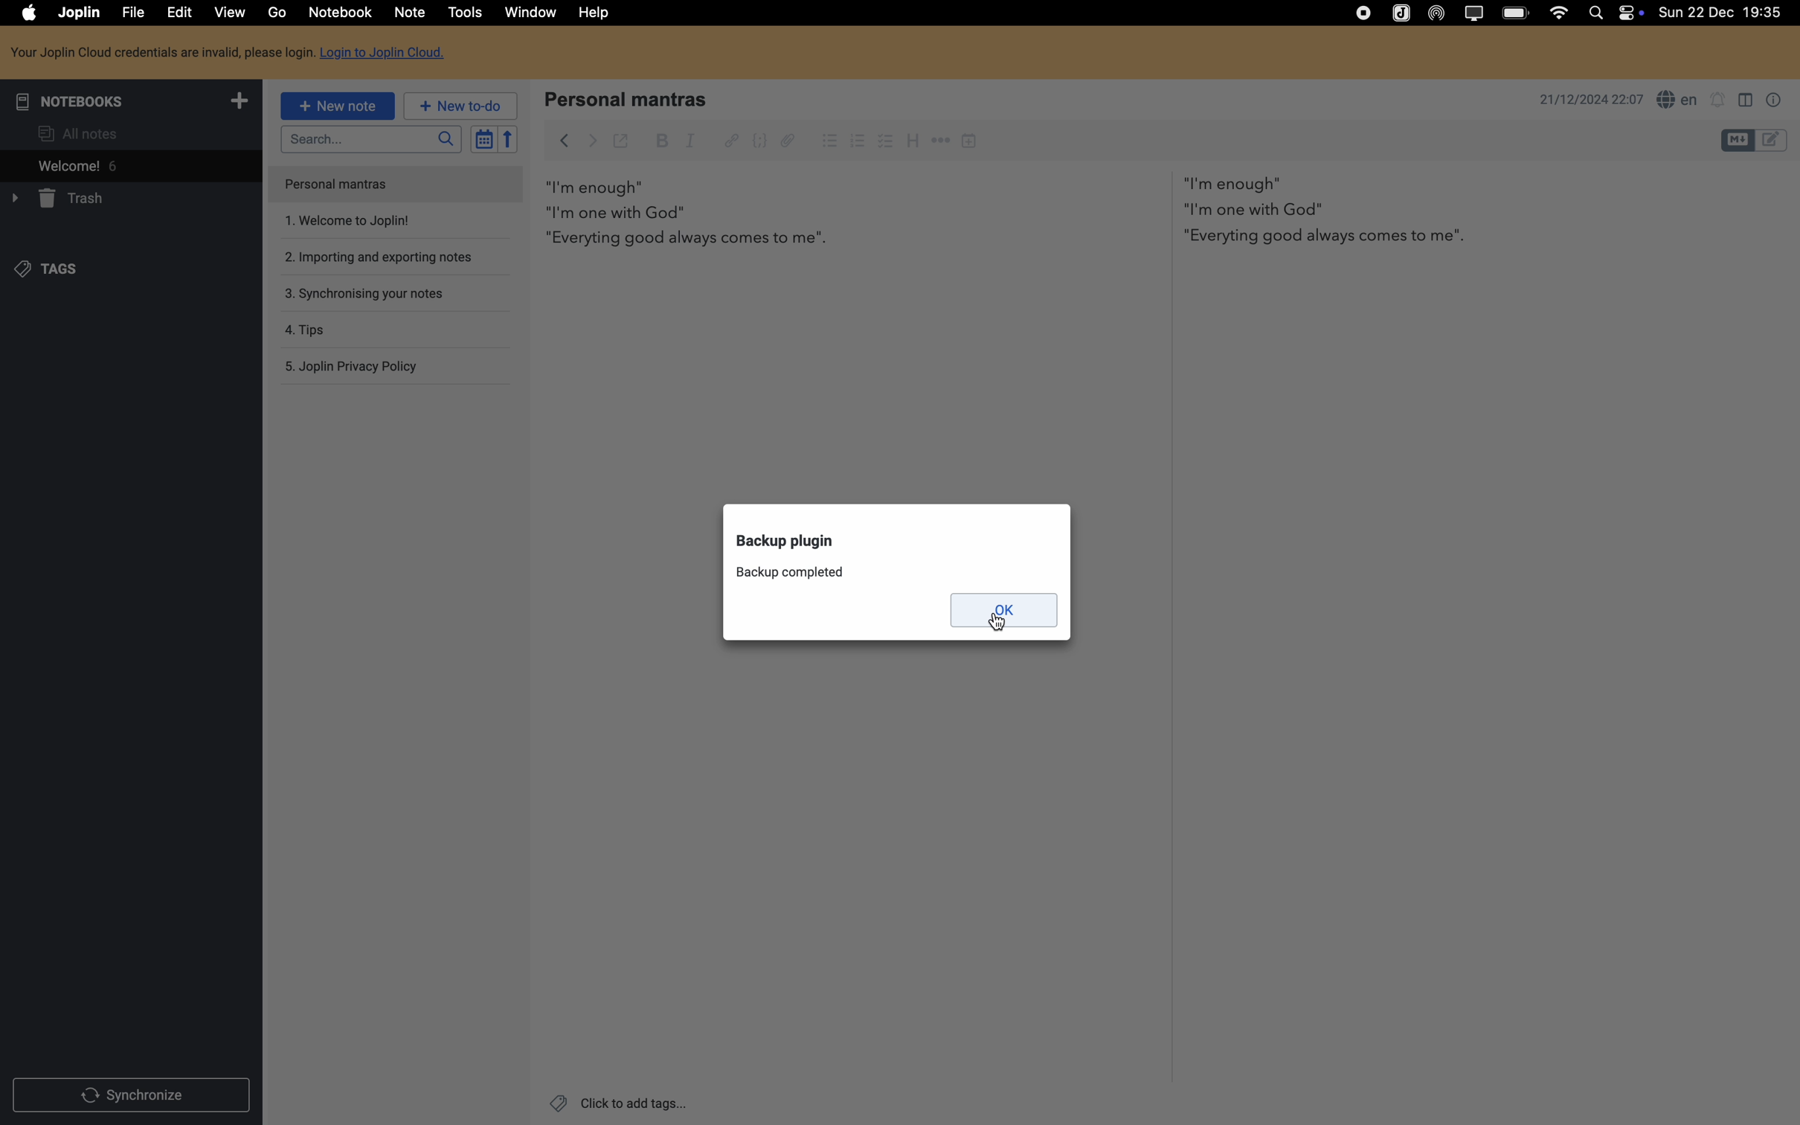 The width and height of the screenshot is (1800, 1125). Describe the element at coordinates (1737, 140) in the screenshot. I see `toggle editor layout` at that location.